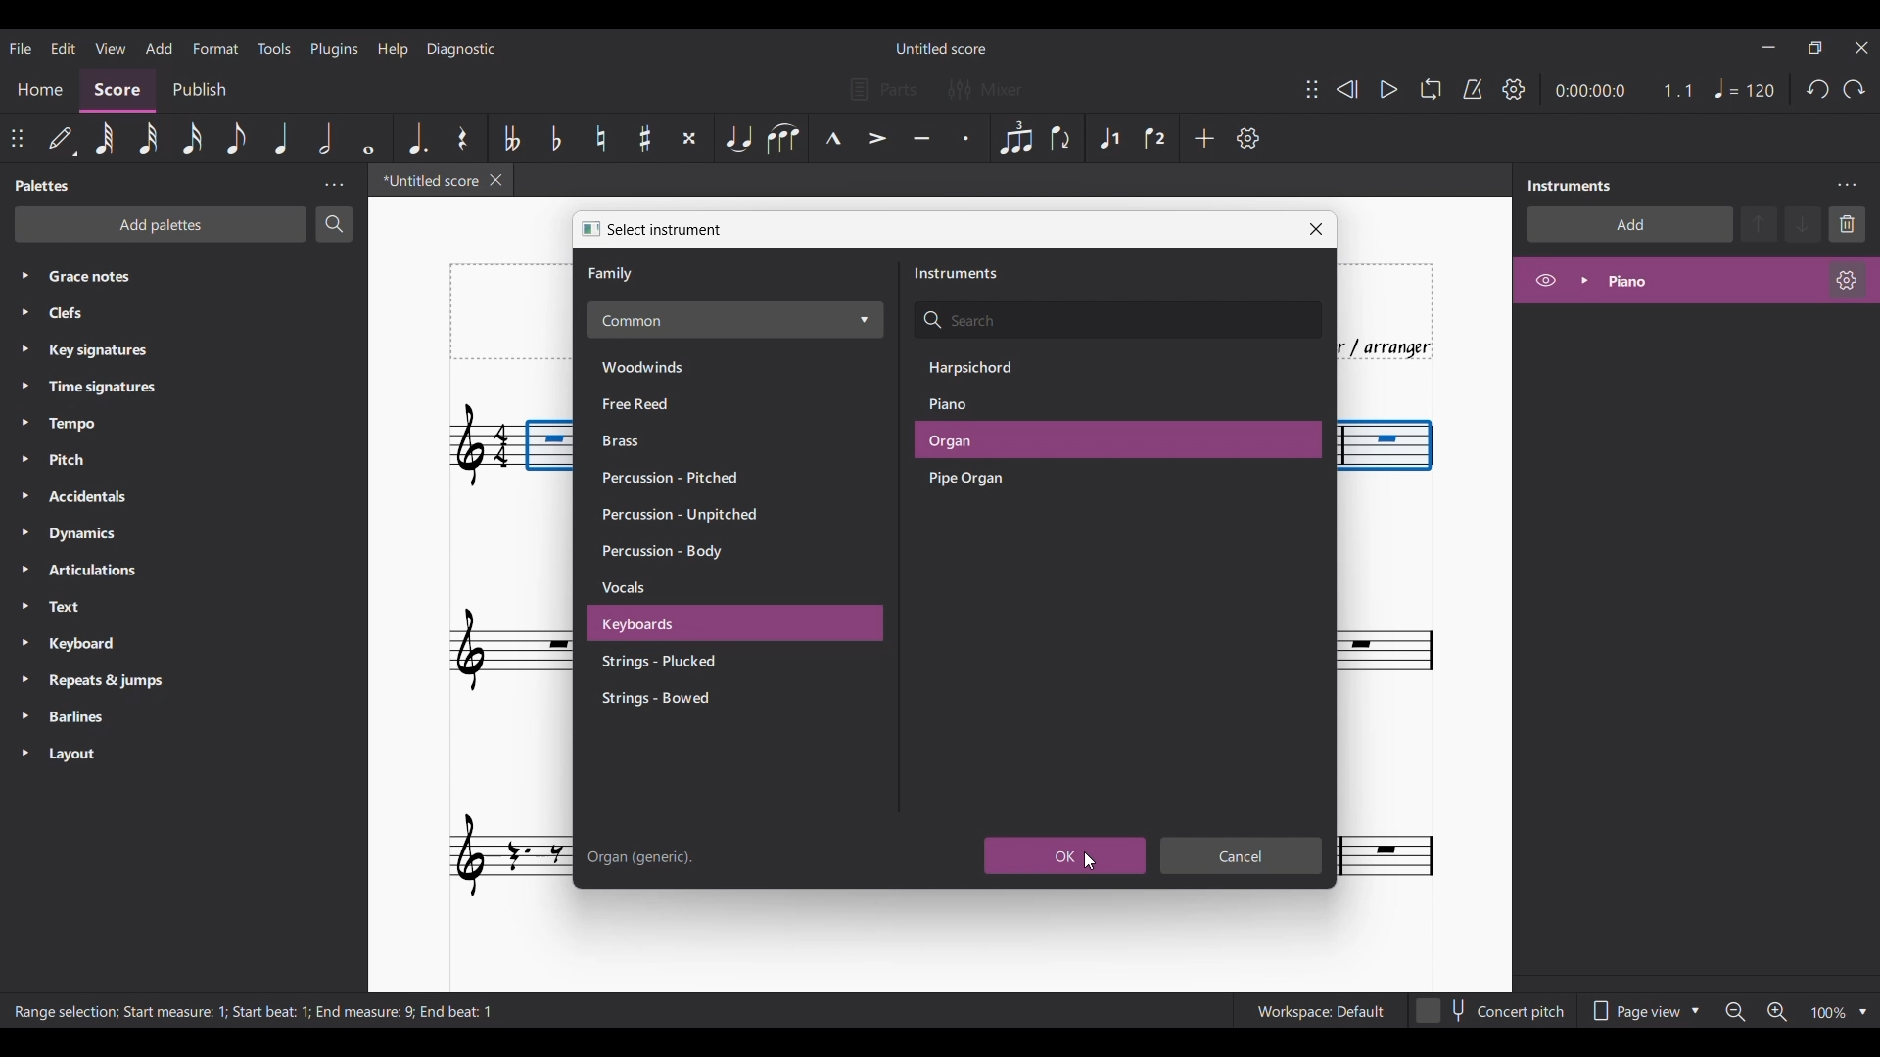 This screenshot has height=1057, width=1880. I want to click on strings - Plucked, so click(680, 663).